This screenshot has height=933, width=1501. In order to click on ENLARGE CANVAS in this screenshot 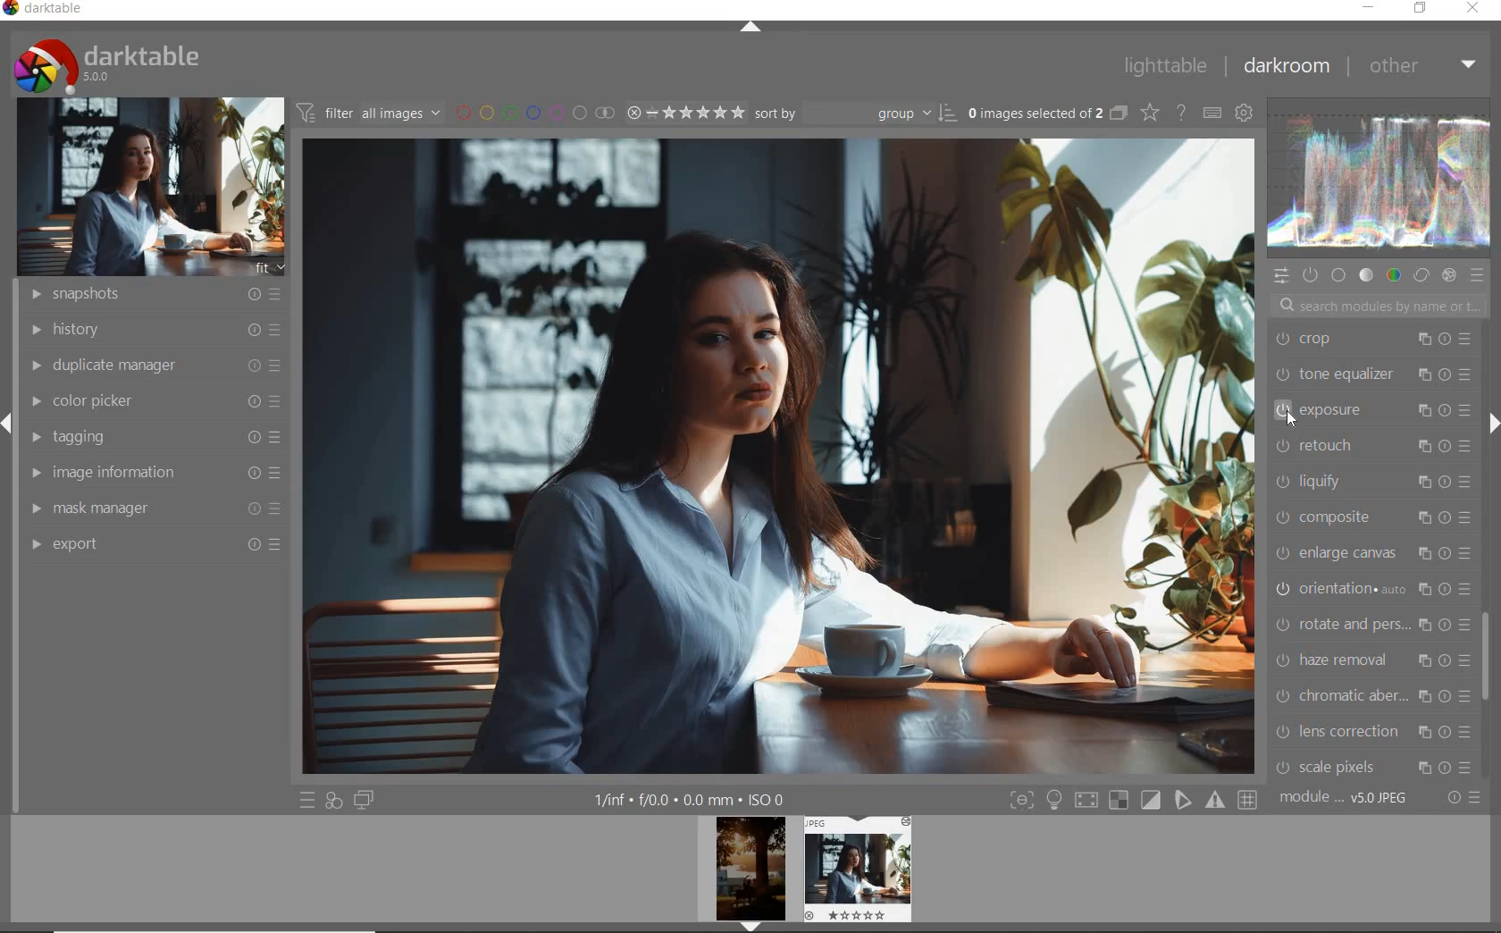, I will do `click(1372, 552)`.